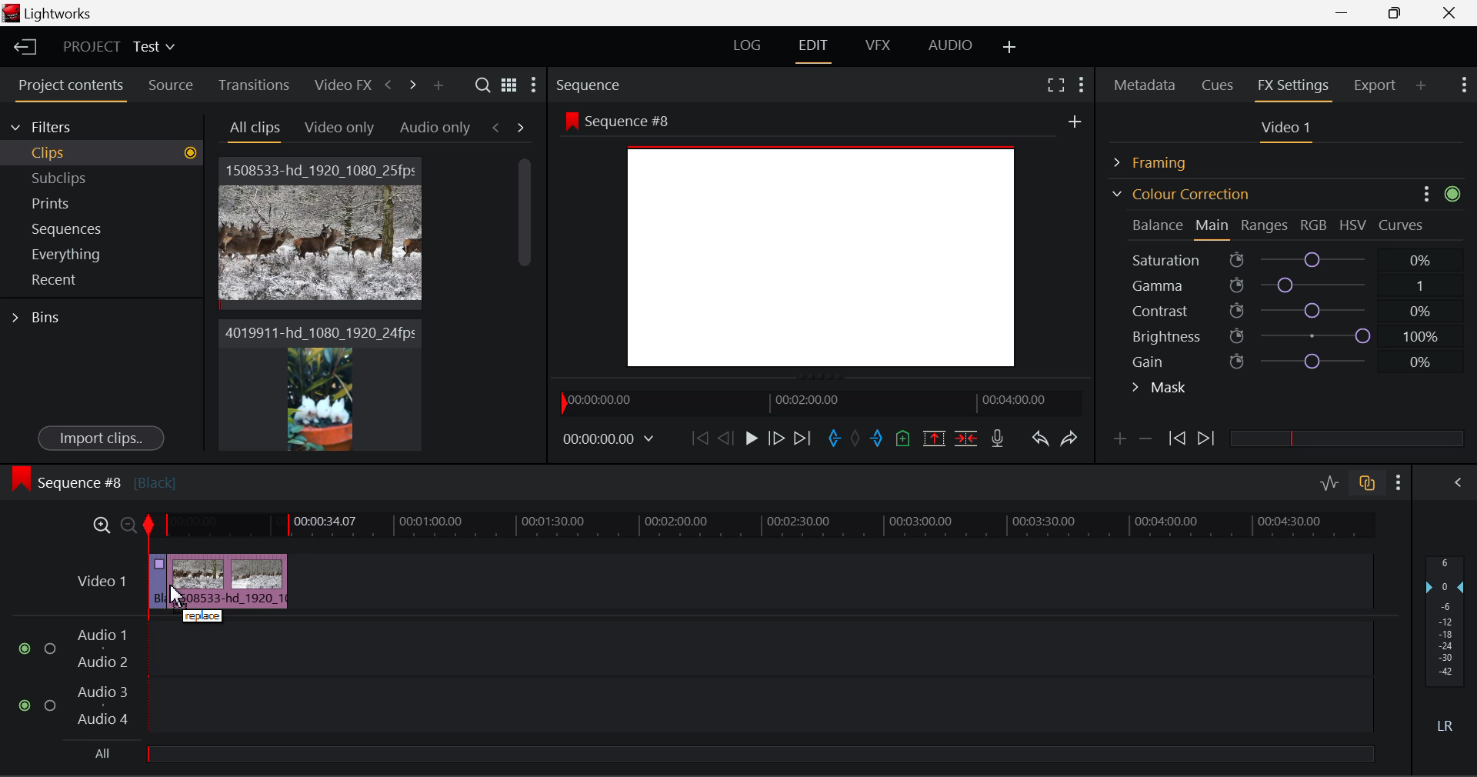 The width and height of the screenshot is (1477, 777). I want to click on Source, so click(171, 85).